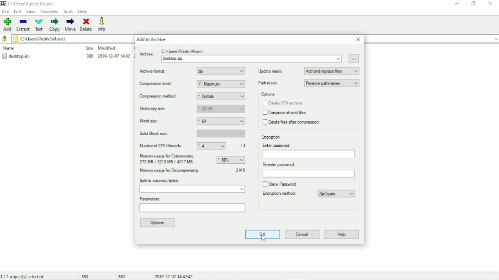  Describe the element at coordinates (158, 223) in the screenshot. I see `Options` at that location.